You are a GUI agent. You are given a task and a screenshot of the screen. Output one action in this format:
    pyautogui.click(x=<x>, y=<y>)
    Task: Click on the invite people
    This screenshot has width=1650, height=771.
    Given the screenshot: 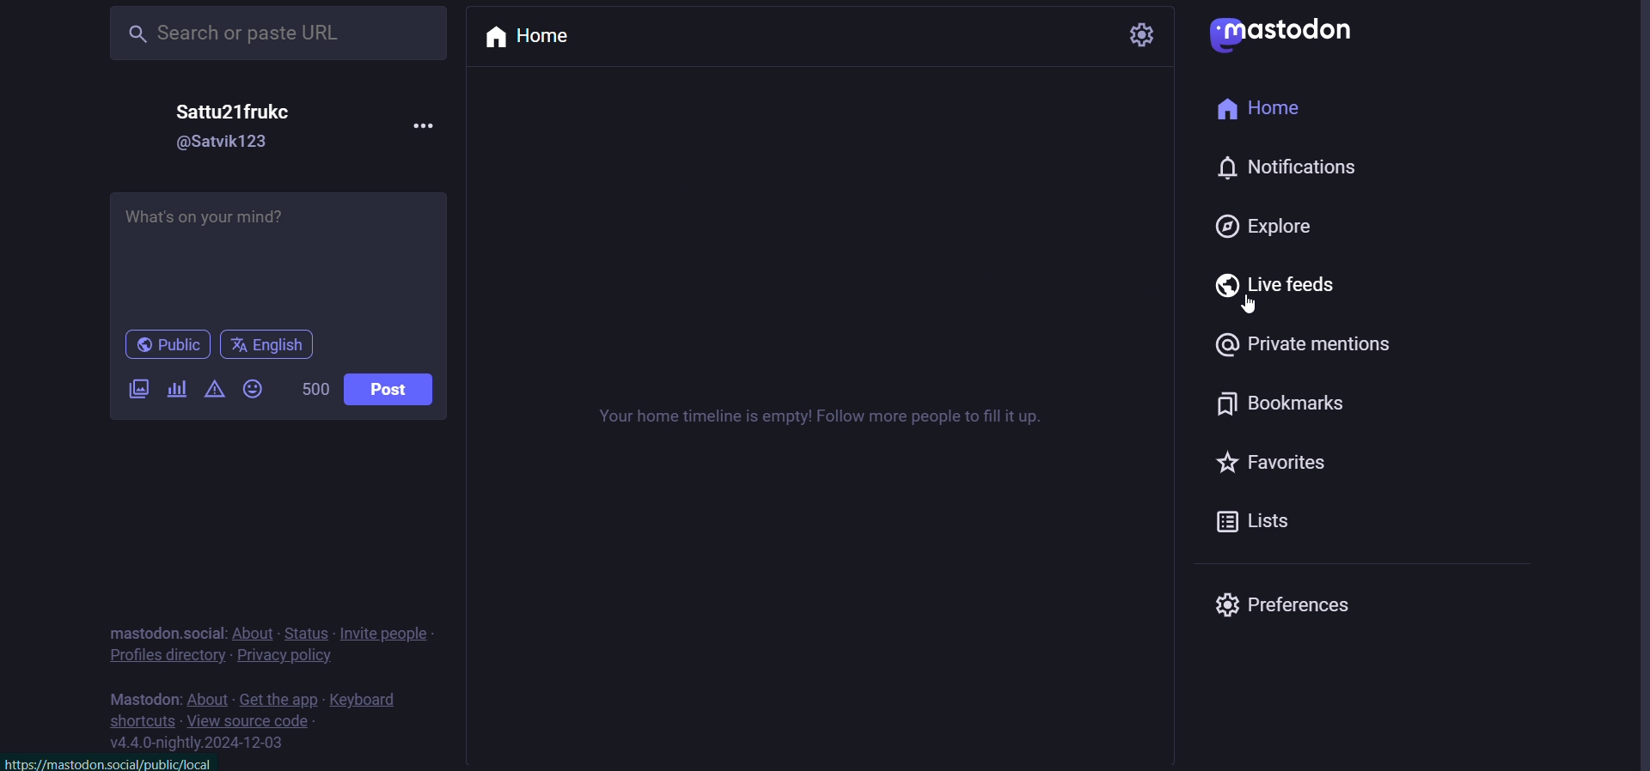 What is the action you would take?
    pyautogui.click(x=387, y=633)
    